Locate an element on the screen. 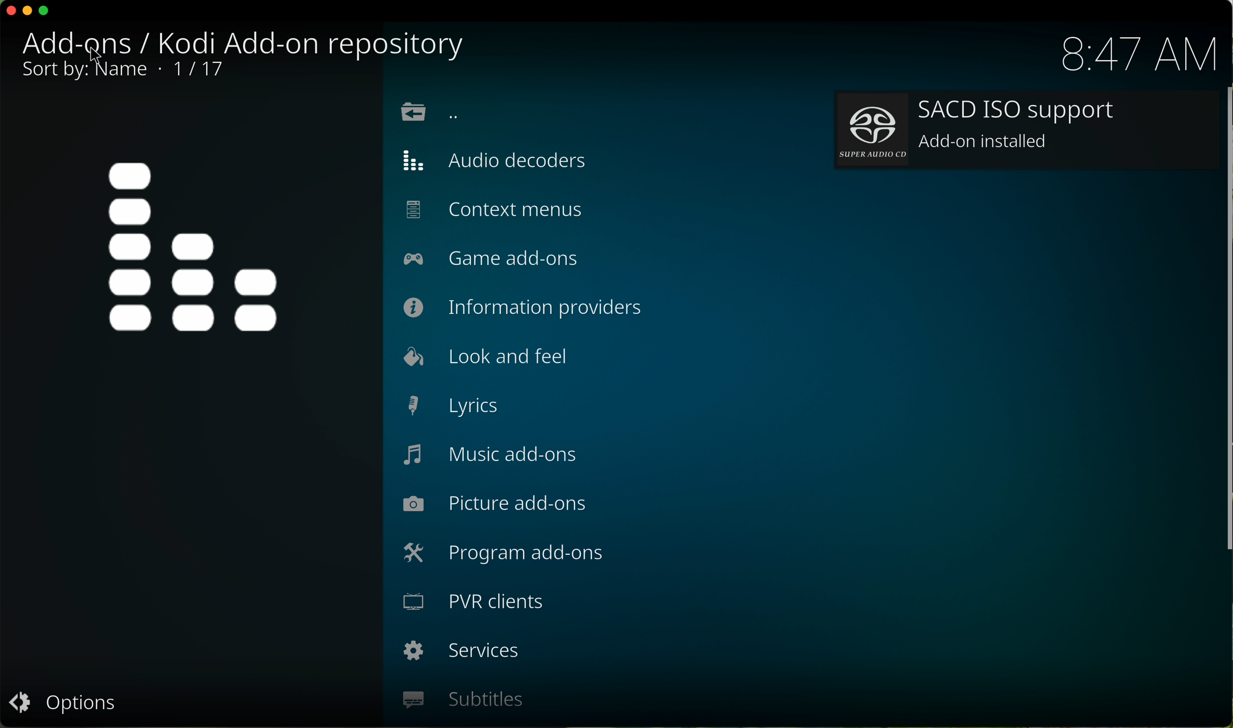 This screenshot has height=728, width=1233. PVR clients is located at coordinates (472, 602).